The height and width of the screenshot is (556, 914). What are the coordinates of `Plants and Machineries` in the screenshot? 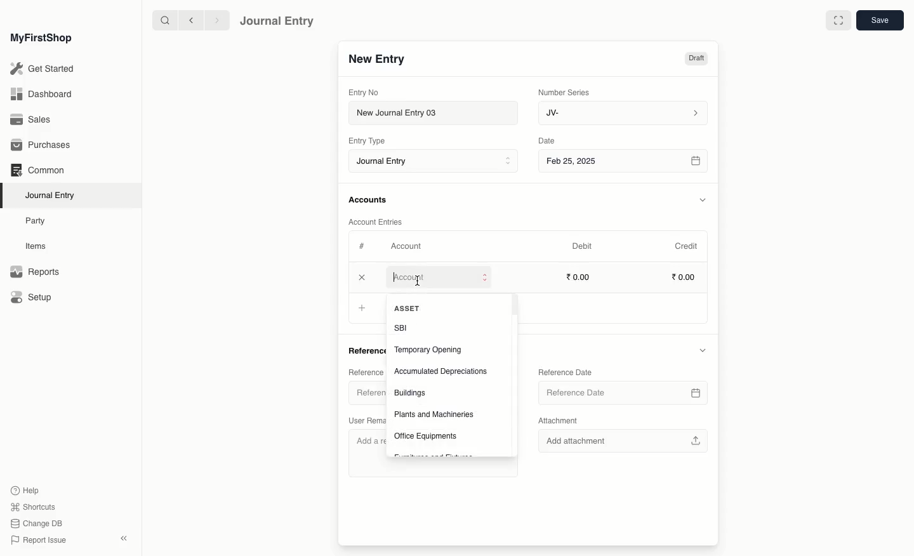 It's located at (434, 414).